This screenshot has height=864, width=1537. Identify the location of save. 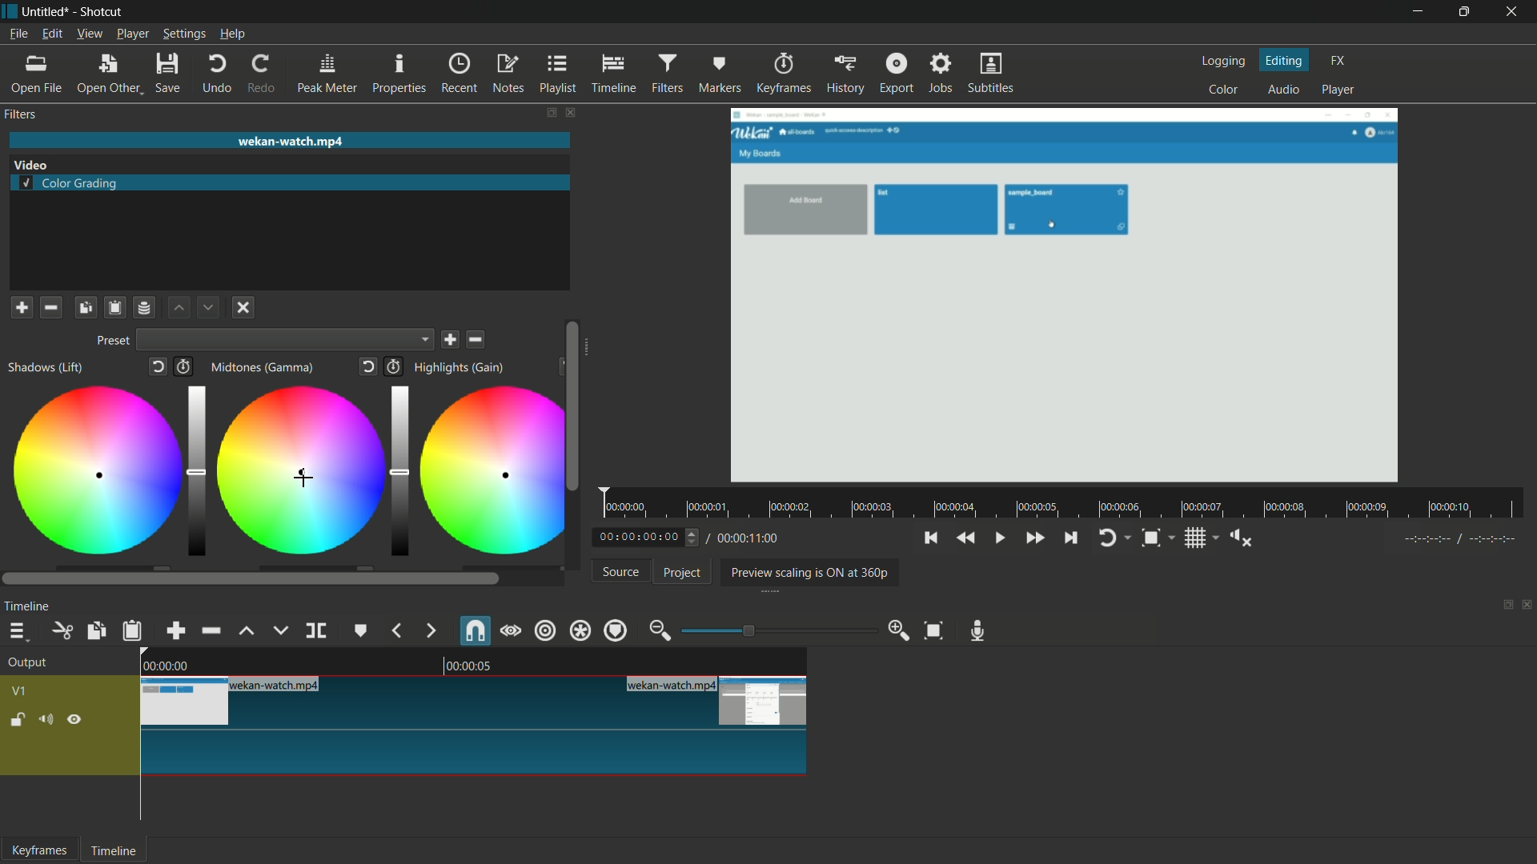
(171, 73).